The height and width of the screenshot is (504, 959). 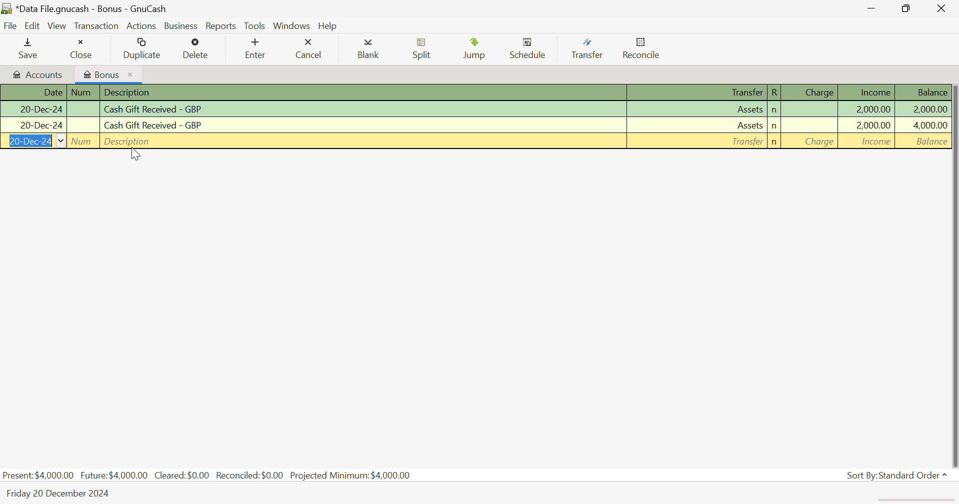 What do you see at coordinates (352, 474) in the screenshot?
I see `Projected Minimum` at bounding box center [352, 474].